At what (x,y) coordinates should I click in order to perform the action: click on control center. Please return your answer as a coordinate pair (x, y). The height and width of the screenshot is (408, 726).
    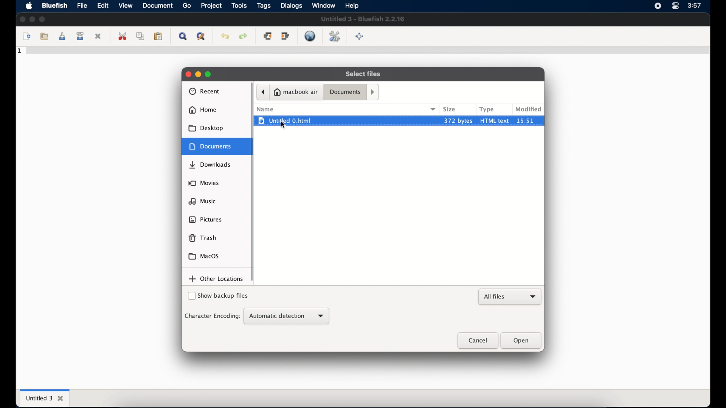
    Looking at the image, I should click on (675, 6).